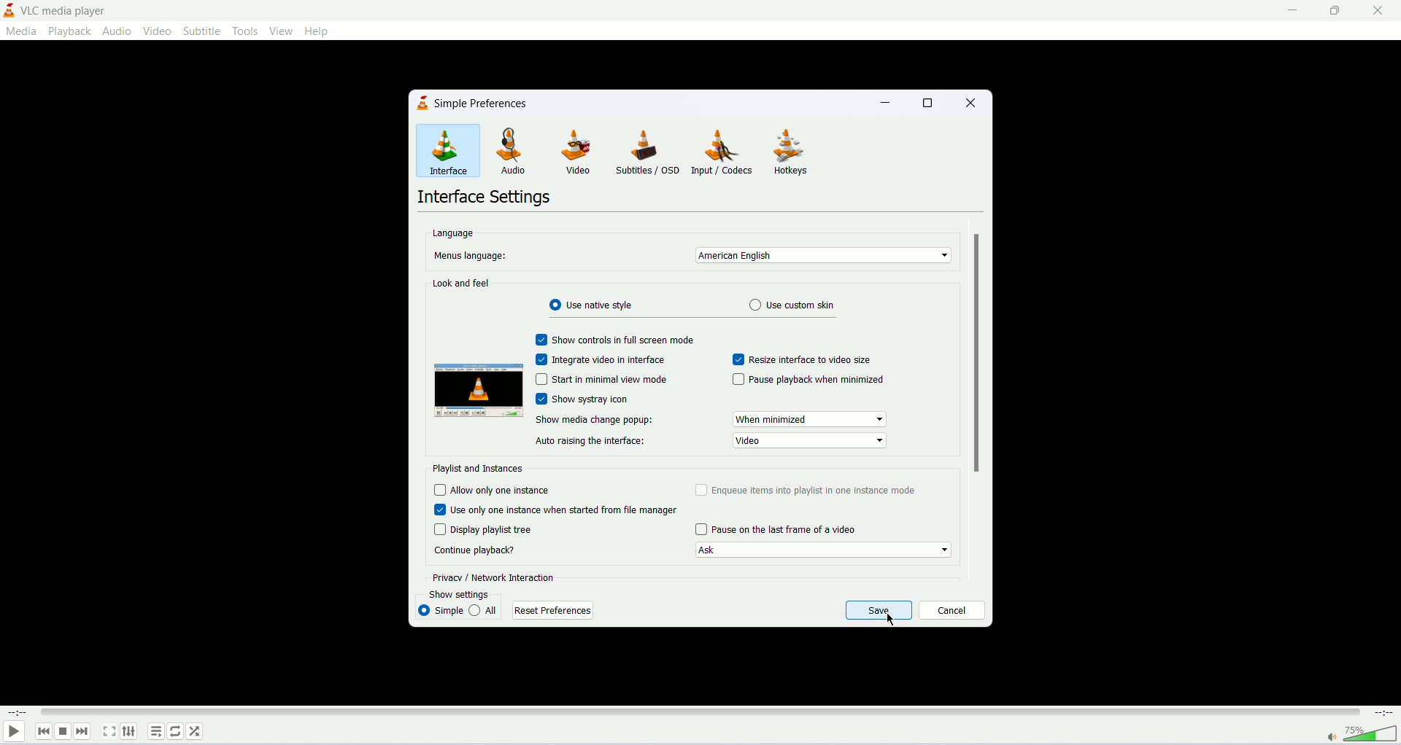  I want to click on simple, so click(440, 610).